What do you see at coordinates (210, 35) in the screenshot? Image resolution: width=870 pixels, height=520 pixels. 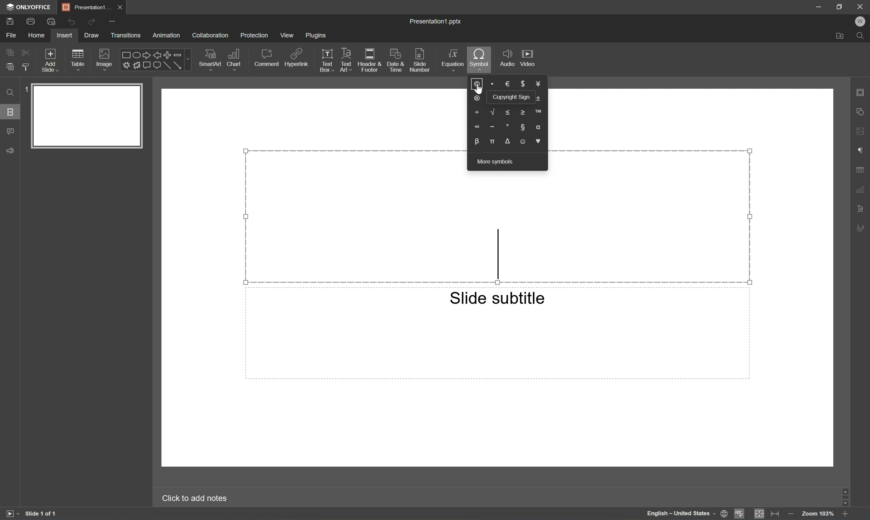 I see `Collaboration` at bounding box center [210, 35].